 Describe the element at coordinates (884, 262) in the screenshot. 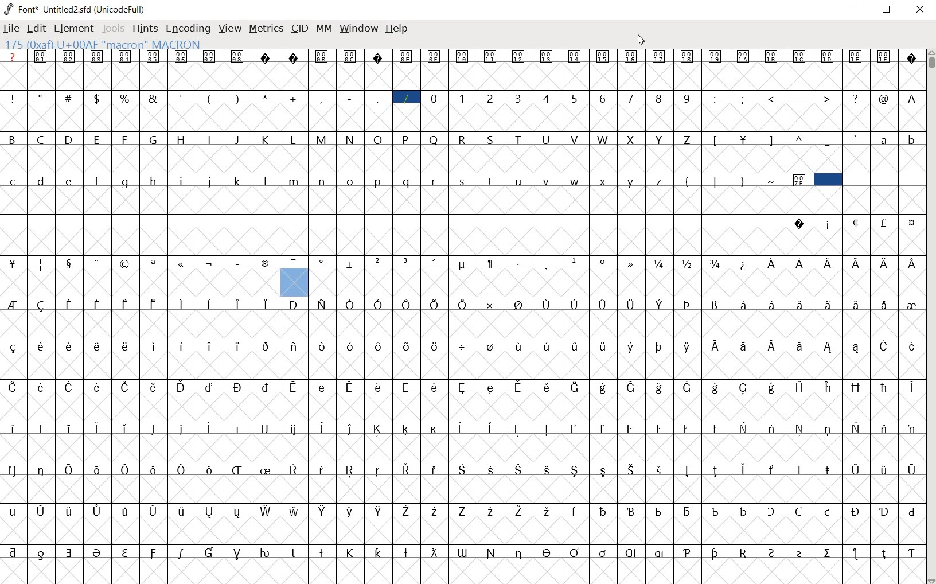

I see `Symbol` at that location.